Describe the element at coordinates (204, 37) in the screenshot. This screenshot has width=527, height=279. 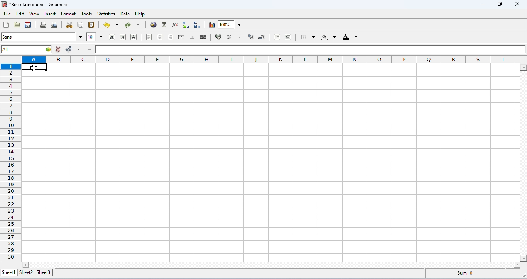
I see `split cells` at that location.